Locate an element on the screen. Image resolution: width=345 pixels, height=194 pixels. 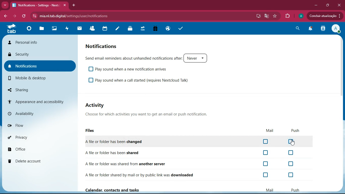
off is located at coordinates (291, 164).